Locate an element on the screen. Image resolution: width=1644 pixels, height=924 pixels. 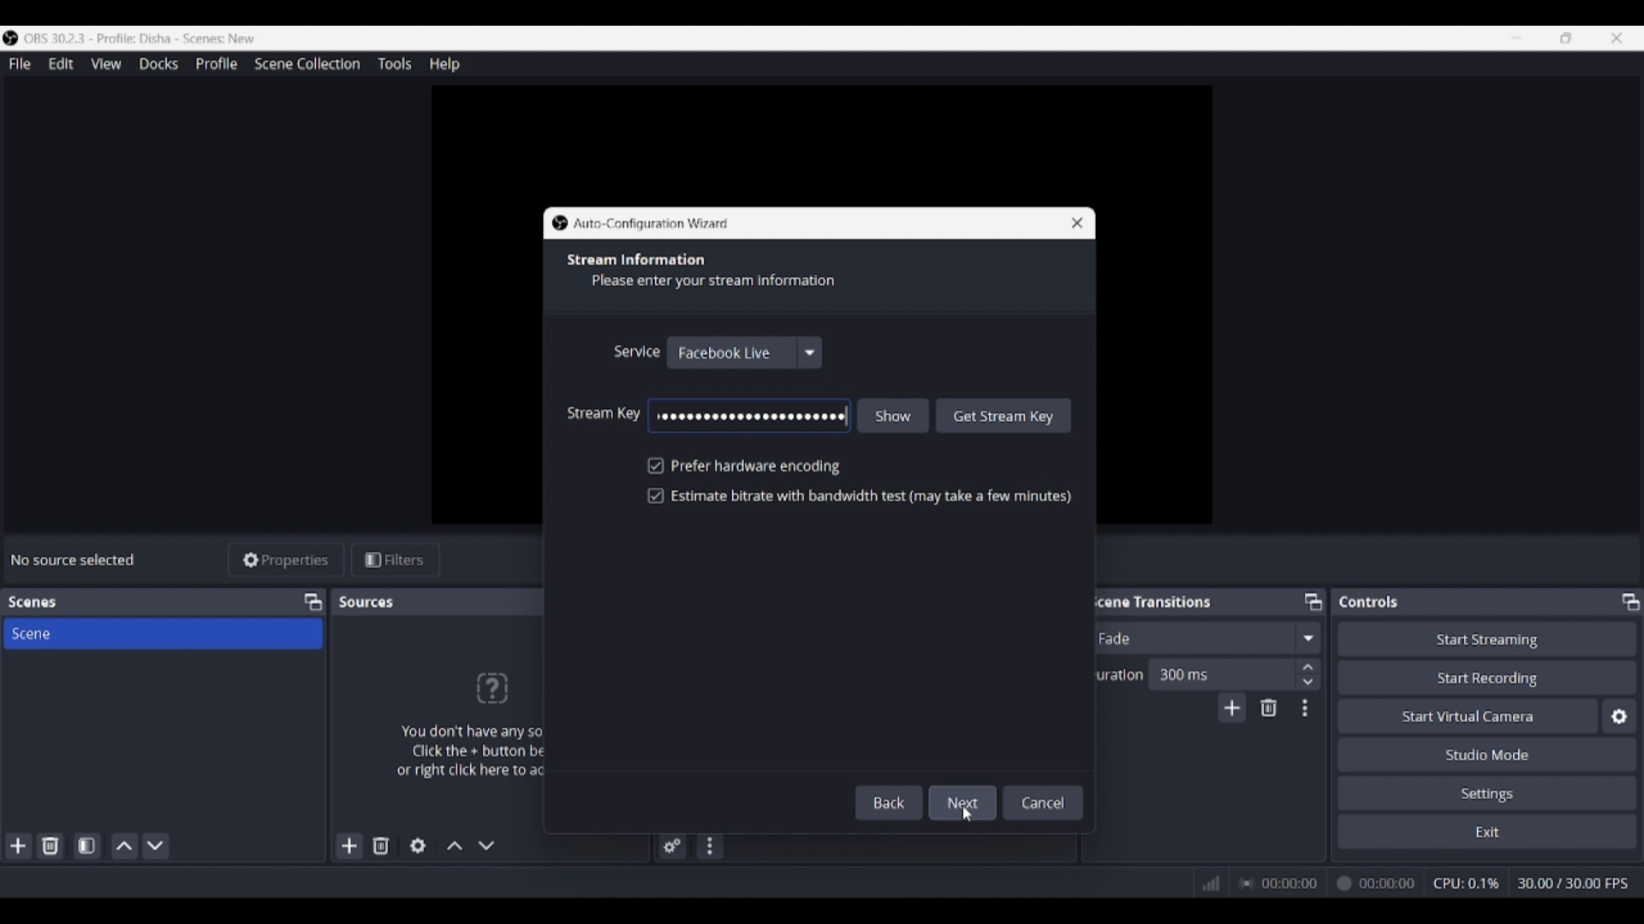
Tools menu is located at coordinates (394, 63).